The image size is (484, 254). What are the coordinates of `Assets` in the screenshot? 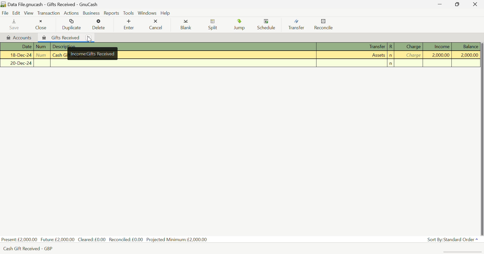 It's located at (353, 55).